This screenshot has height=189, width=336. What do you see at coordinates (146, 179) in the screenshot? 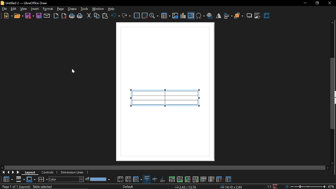
I see `align top` at bounding box center [146, 179].